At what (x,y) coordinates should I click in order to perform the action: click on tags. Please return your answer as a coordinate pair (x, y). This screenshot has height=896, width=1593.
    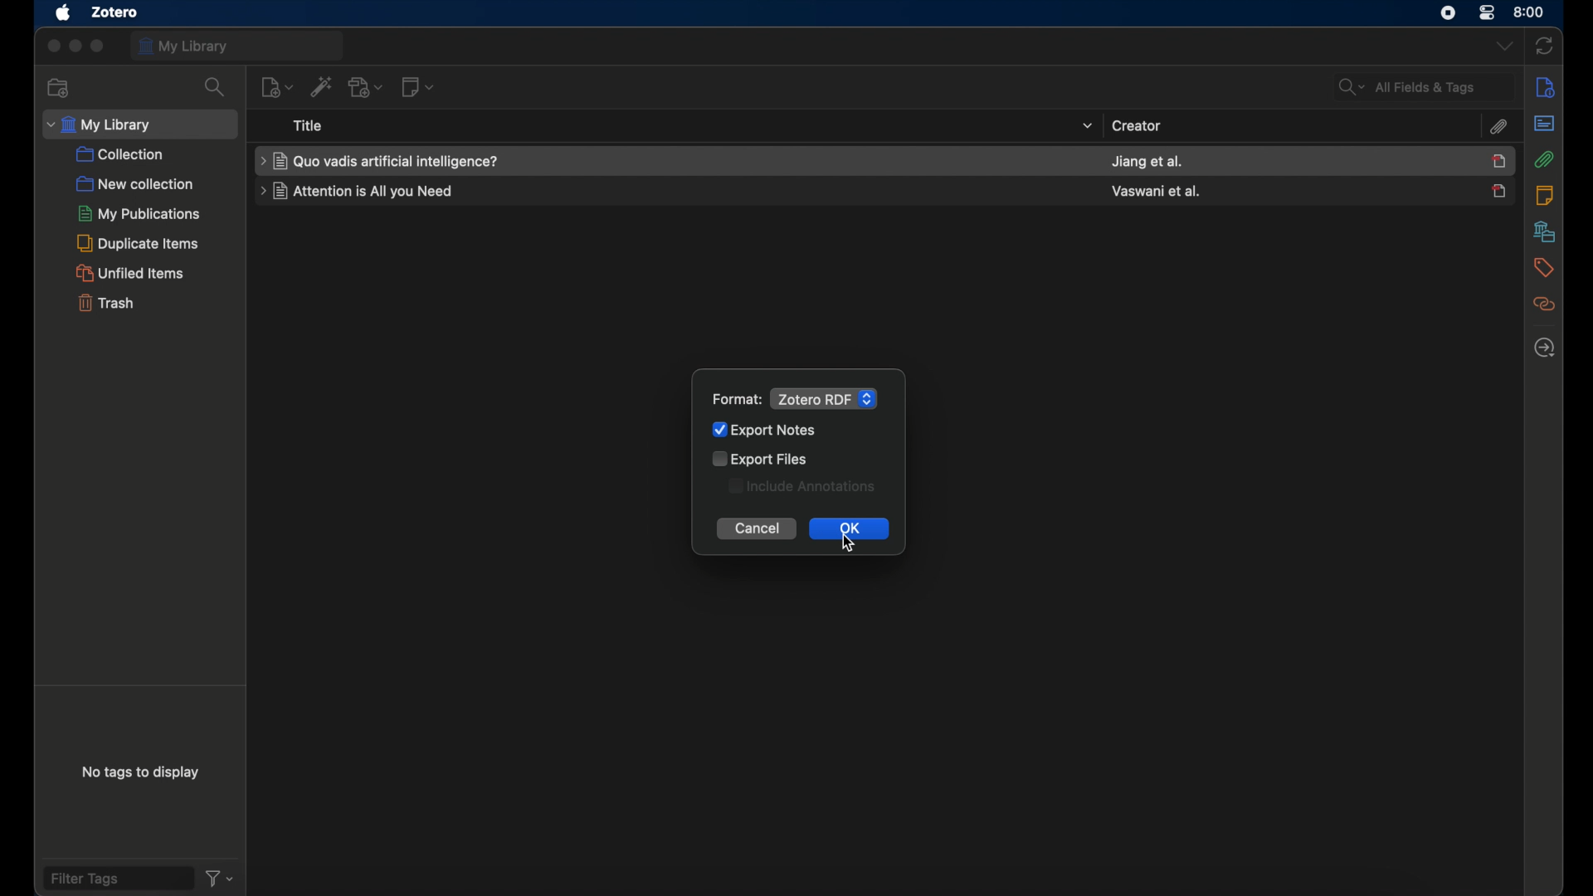
    Looking at the image, I should click on (1542, 268).